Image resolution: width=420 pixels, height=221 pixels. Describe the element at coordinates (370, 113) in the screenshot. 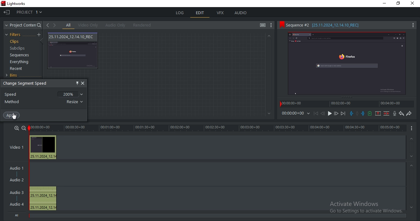

I see `add a cue at the current position` at that location.